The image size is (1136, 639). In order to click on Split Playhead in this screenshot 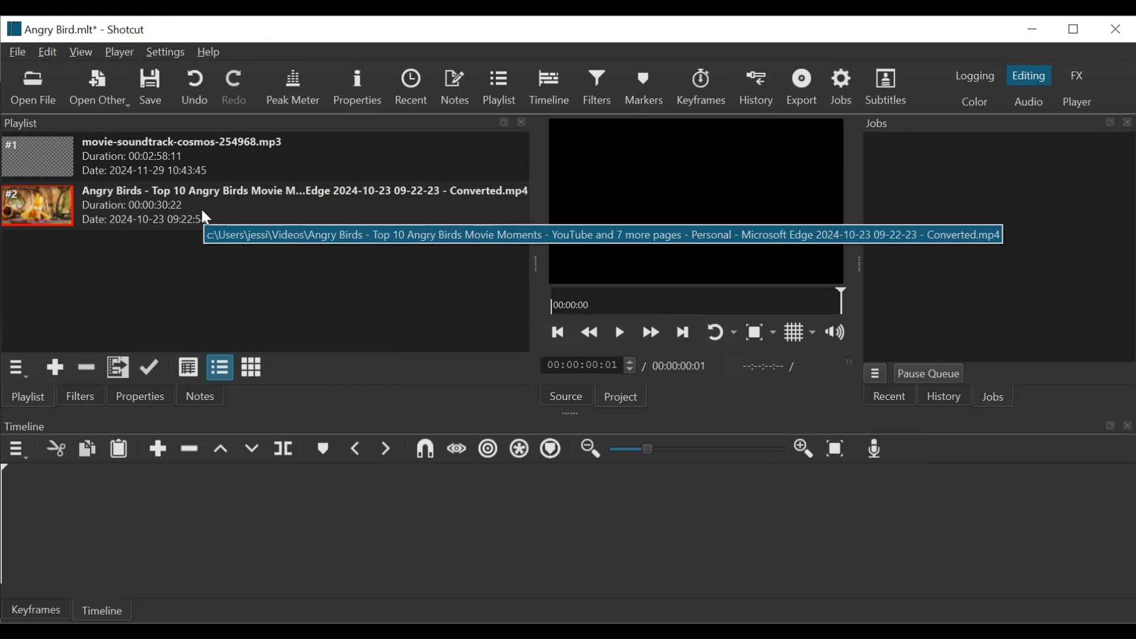, I will do `click(283, 450)`.